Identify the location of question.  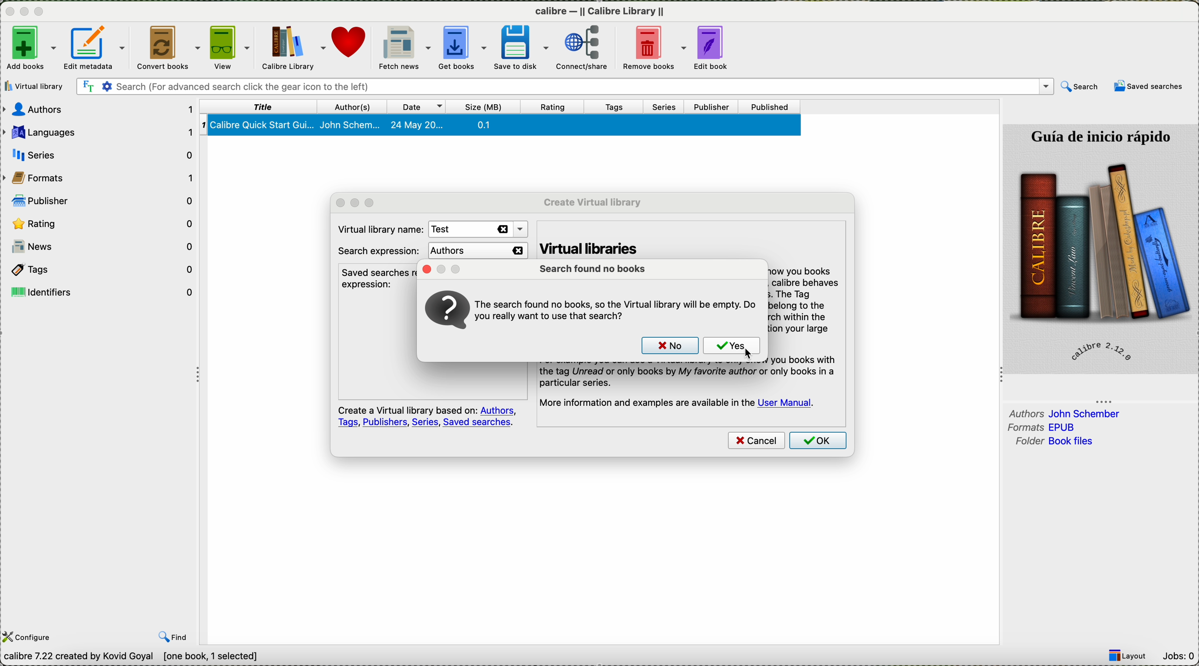
(617, 309).